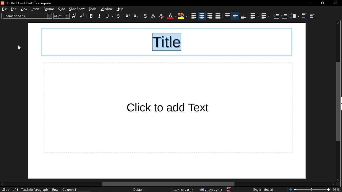 The height and width of the screenshot is (192, 342). Describe the element at coordinates (100, 16) in the screenshot. I see `italic` at that location.